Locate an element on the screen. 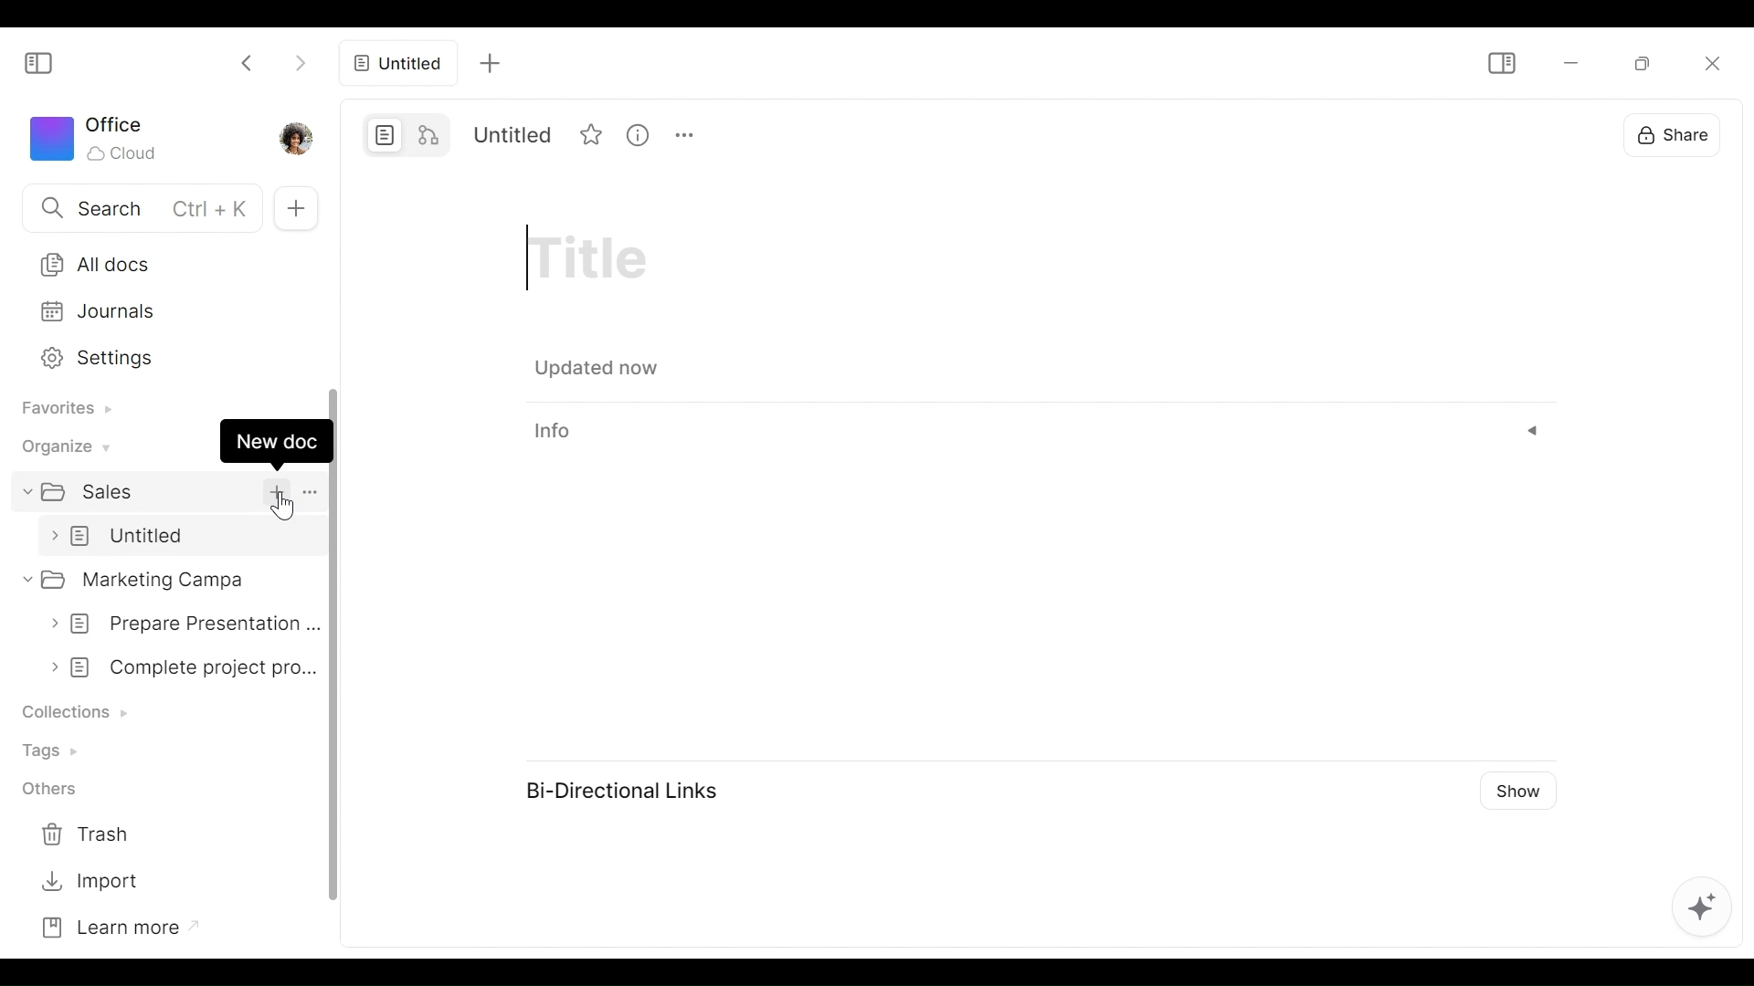 This screenshot has height=986, width=1754. Bi-Directional Links is located at coordinates (627, 794).